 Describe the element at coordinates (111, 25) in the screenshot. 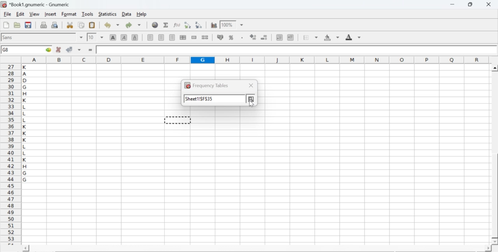

I see `undo` at that location.